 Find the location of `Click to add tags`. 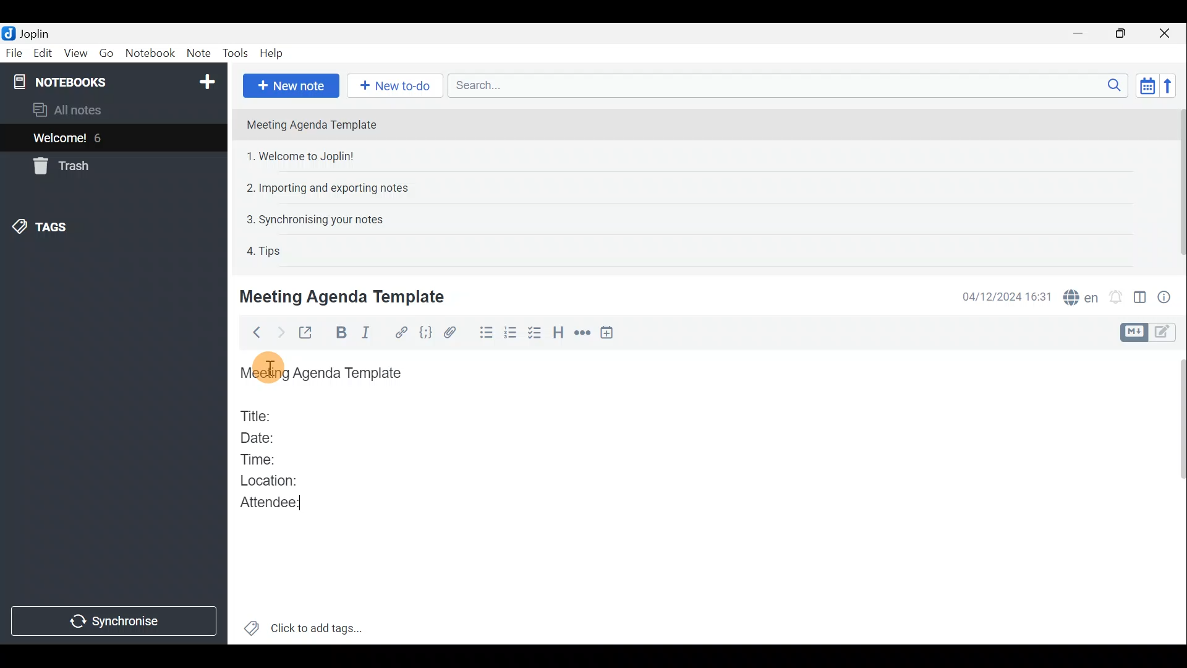

Click to add tags is located at coordinates (320, 625).